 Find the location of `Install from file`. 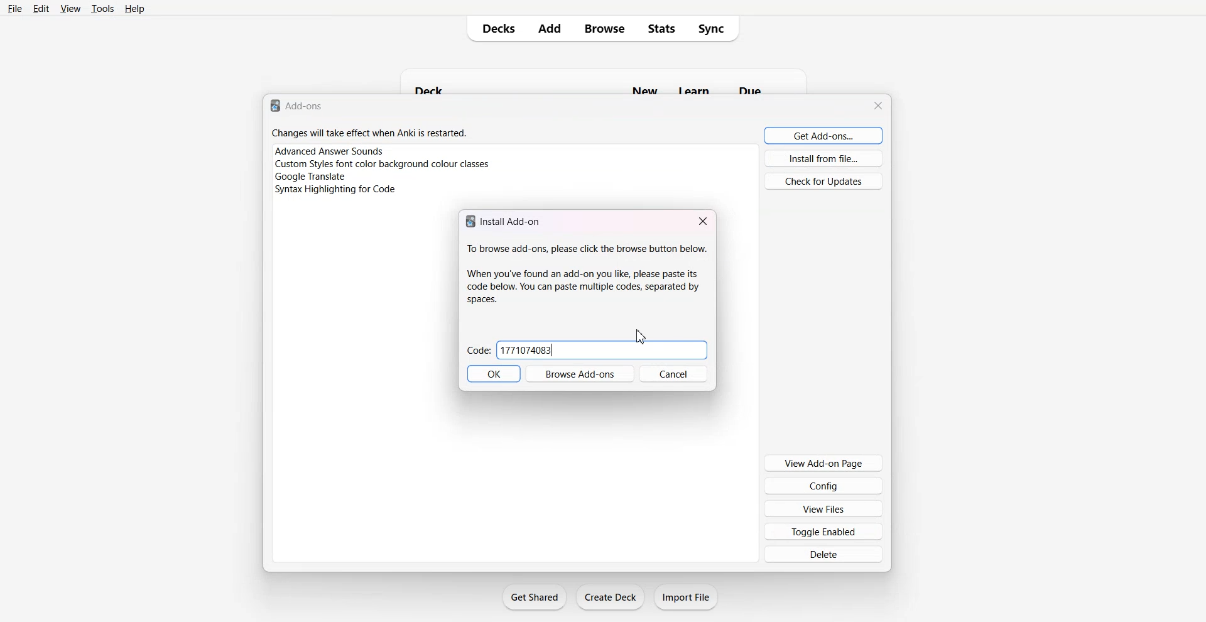

Install from file is located at coordinates (824, 158).